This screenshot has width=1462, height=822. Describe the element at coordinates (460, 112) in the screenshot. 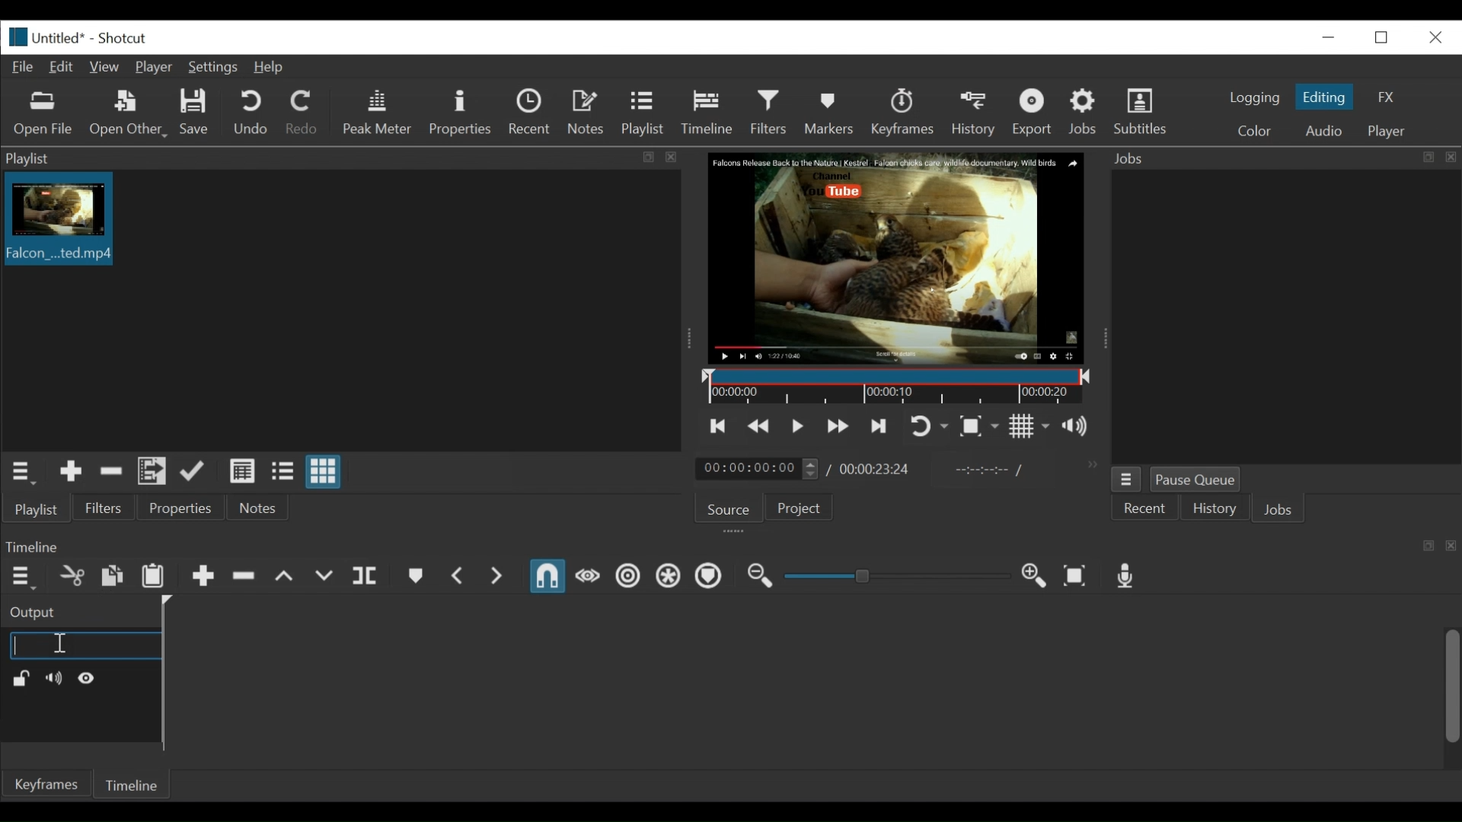

I see `Properties` at that location.